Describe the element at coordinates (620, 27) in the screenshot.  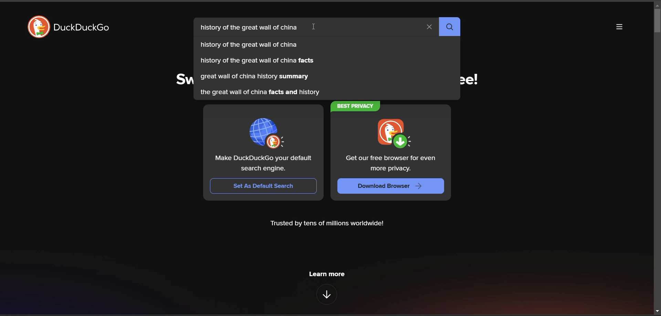
I see `more options` at that location.